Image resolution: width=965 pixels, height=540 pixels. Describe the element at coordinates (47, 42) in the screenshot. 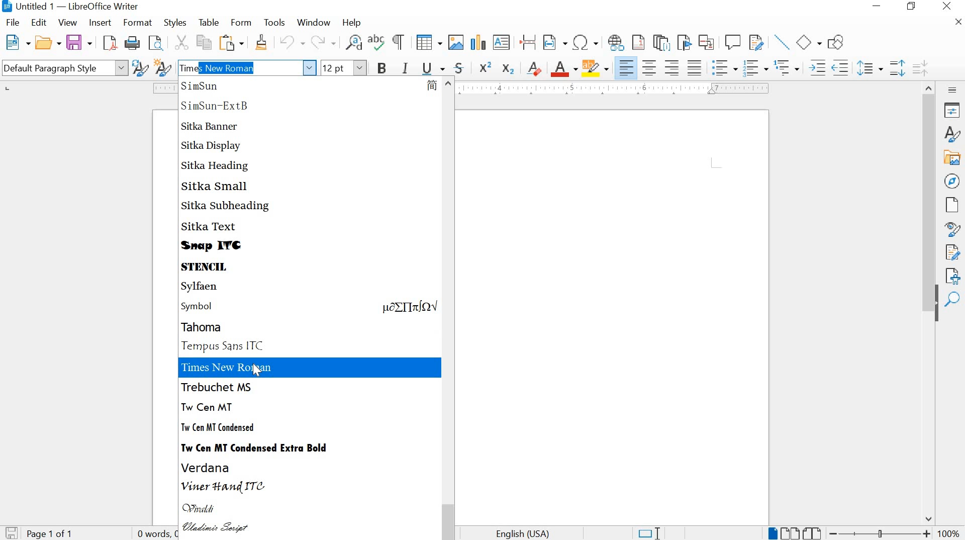

I see `OPEN` at that location.